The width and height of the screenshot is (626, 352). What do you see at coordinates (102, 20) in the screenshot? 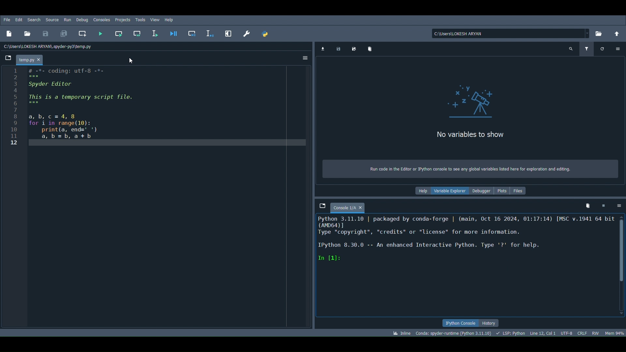
I see `Consoles` at bounding box center [102, 20].